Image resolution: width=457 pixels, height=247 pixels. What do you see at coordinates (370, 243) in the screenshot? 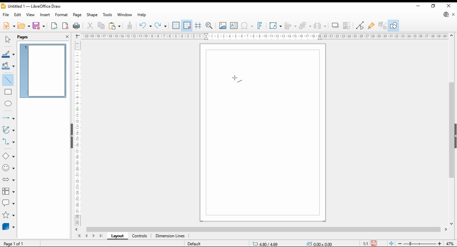
I see `1:1 ratio` at bounding box center [370, 243].